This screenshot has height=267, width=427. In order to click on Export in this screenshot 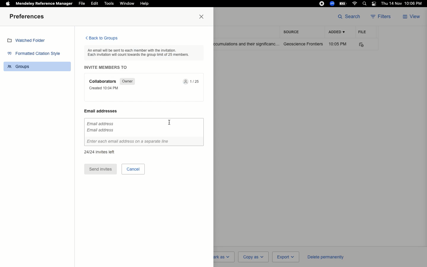, I will do `click(285, 257)`.